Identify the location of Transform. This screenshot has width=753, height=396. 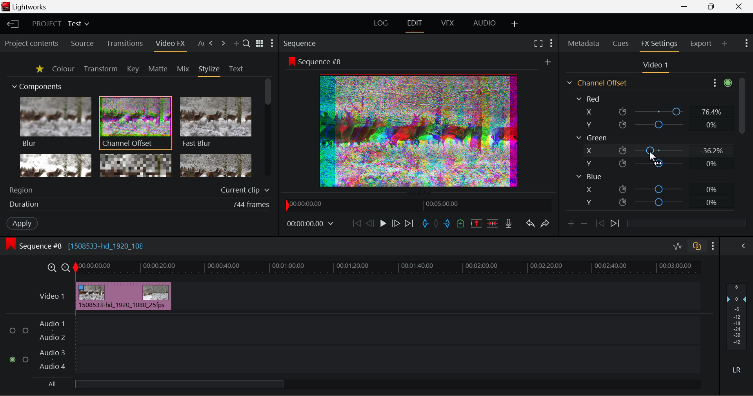
(100, 69).